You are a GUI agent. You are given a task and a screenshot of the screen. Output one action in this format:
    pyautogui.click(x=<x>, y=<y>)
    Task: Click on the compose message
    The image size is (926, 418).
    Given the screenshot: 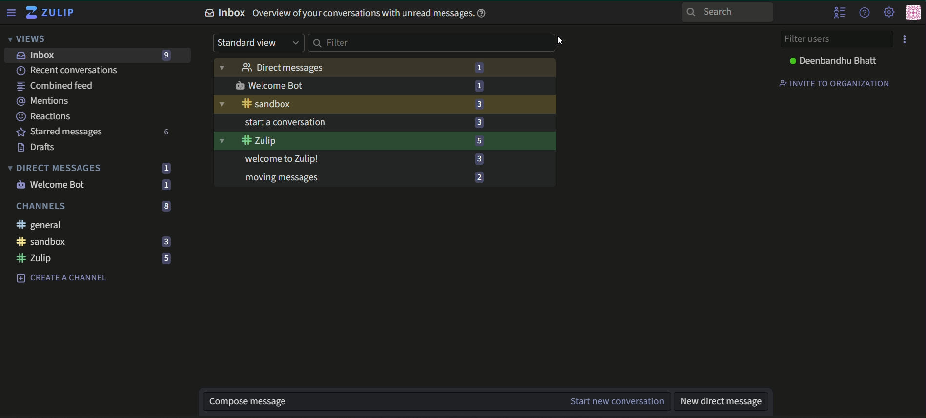 What is the action you would take?
    pyautogui.click(x=378, y=401)
    